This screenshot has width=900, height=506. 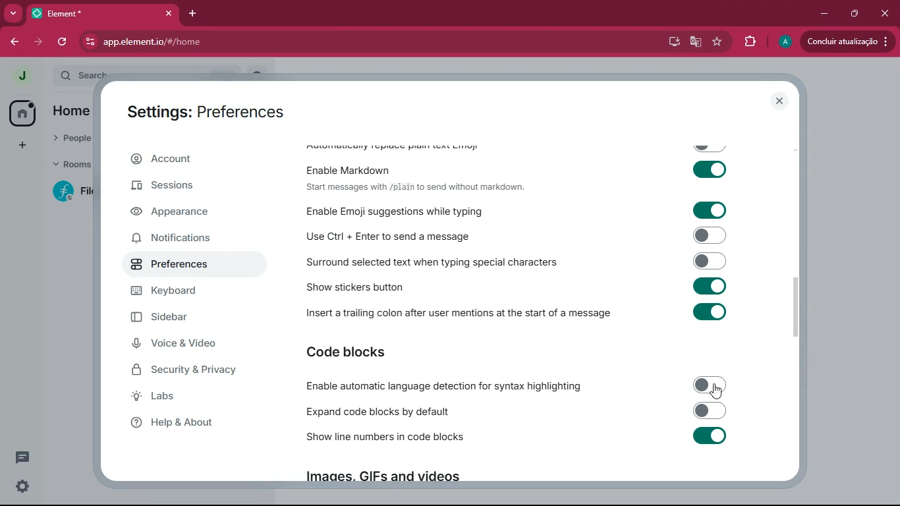 What do you see at coordinates (40, 42) in the screenshot?
I see `forward` at bounding box center [40, 42].